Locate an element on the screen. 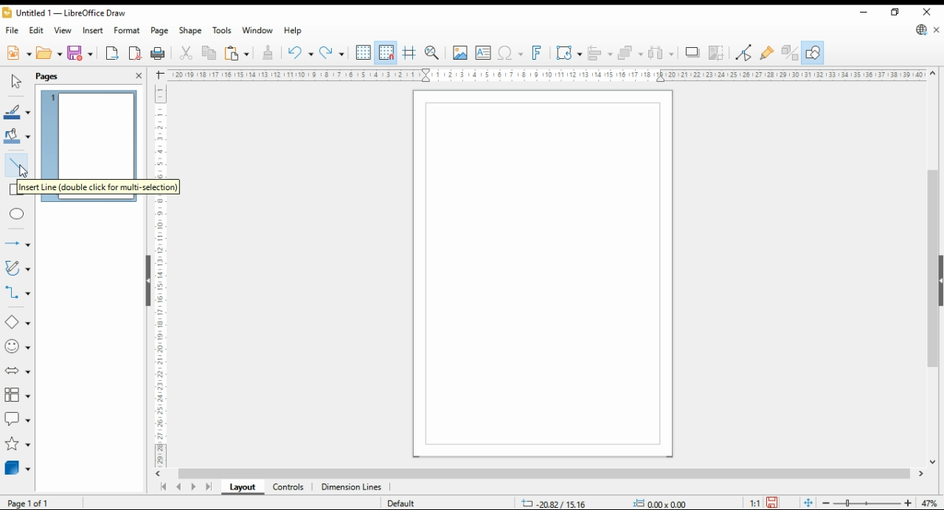 The height and width of the screenshot is (510, 944). dimension is located at coordinates (352, 488).